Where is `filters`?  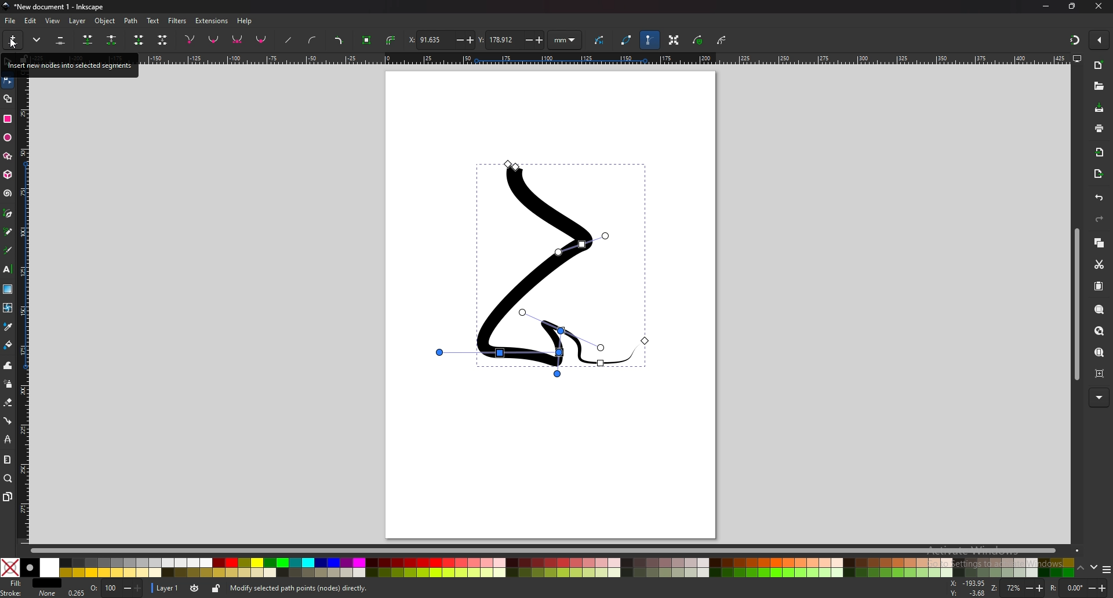
filters is located at coordinates (177, 21).